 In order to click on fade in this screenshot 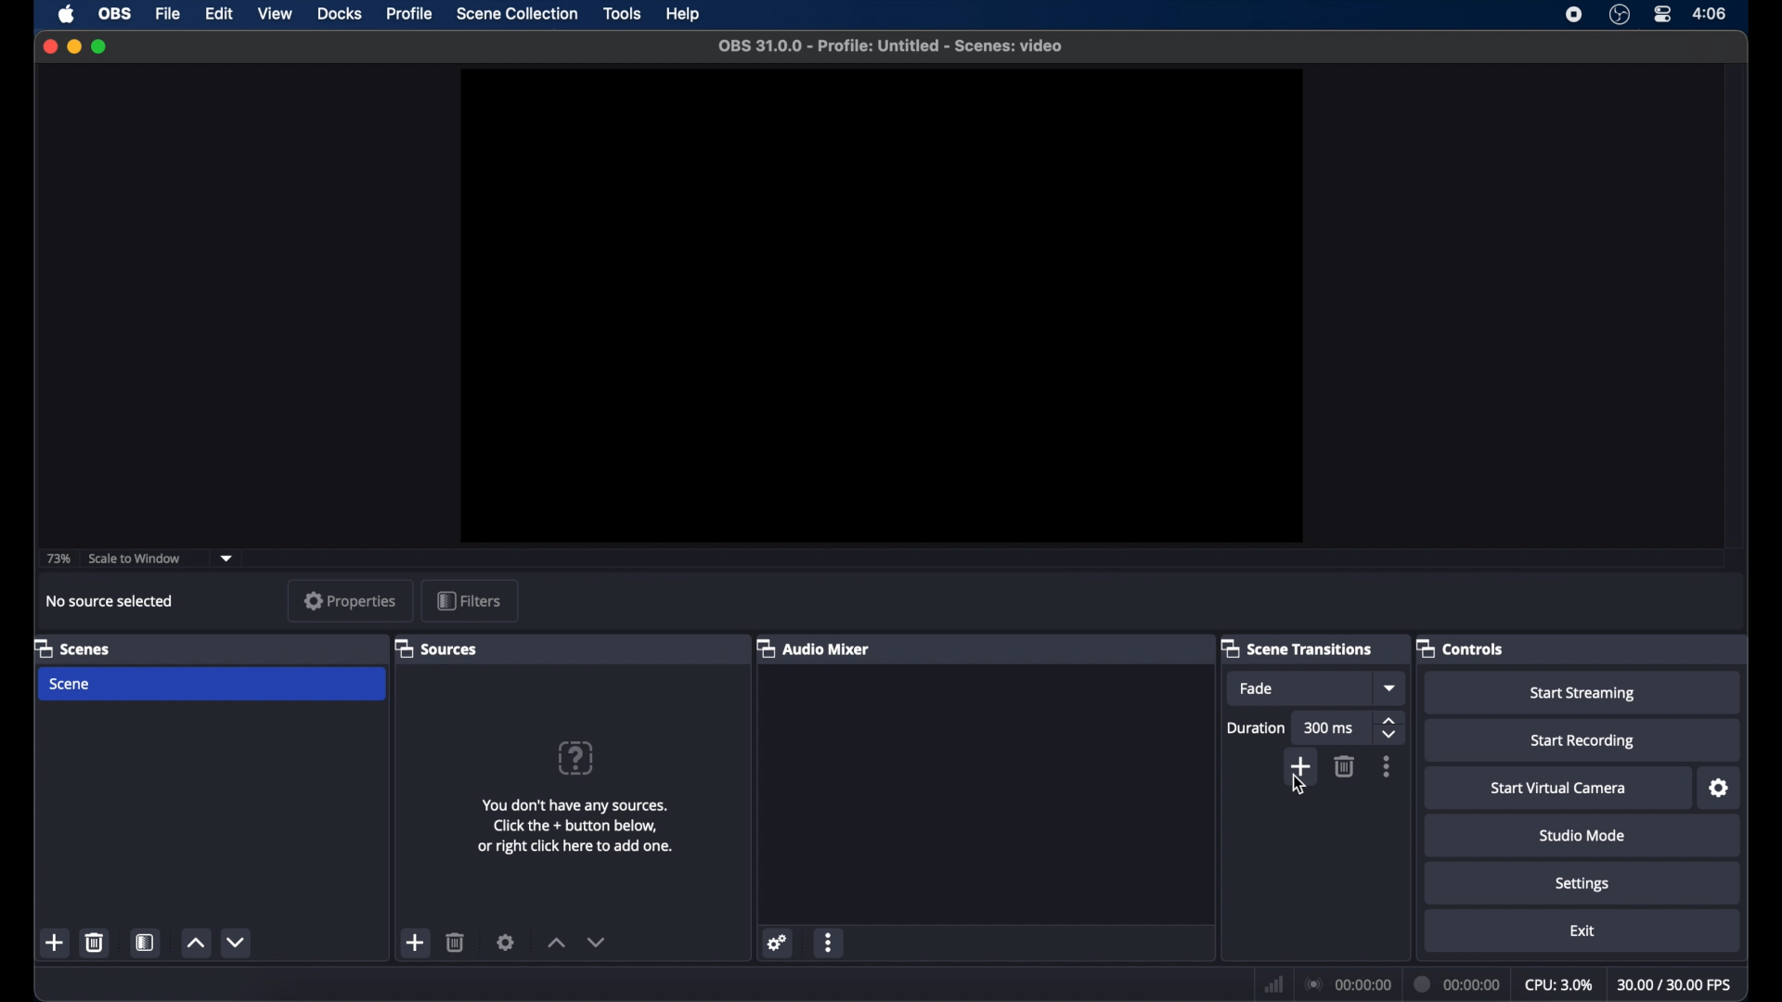, I will do `click(1259, 688)`.